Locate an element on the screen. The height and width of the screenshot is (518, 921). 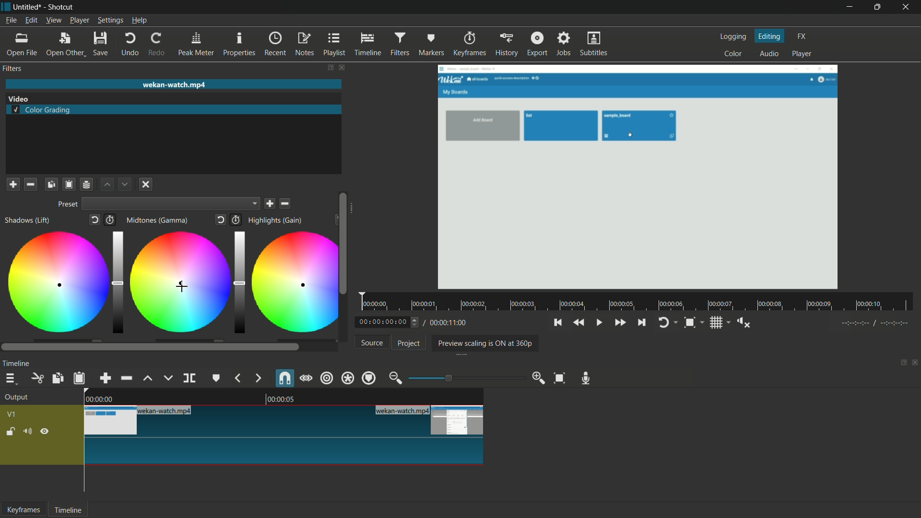
snap is located at coordinates (284, 378).